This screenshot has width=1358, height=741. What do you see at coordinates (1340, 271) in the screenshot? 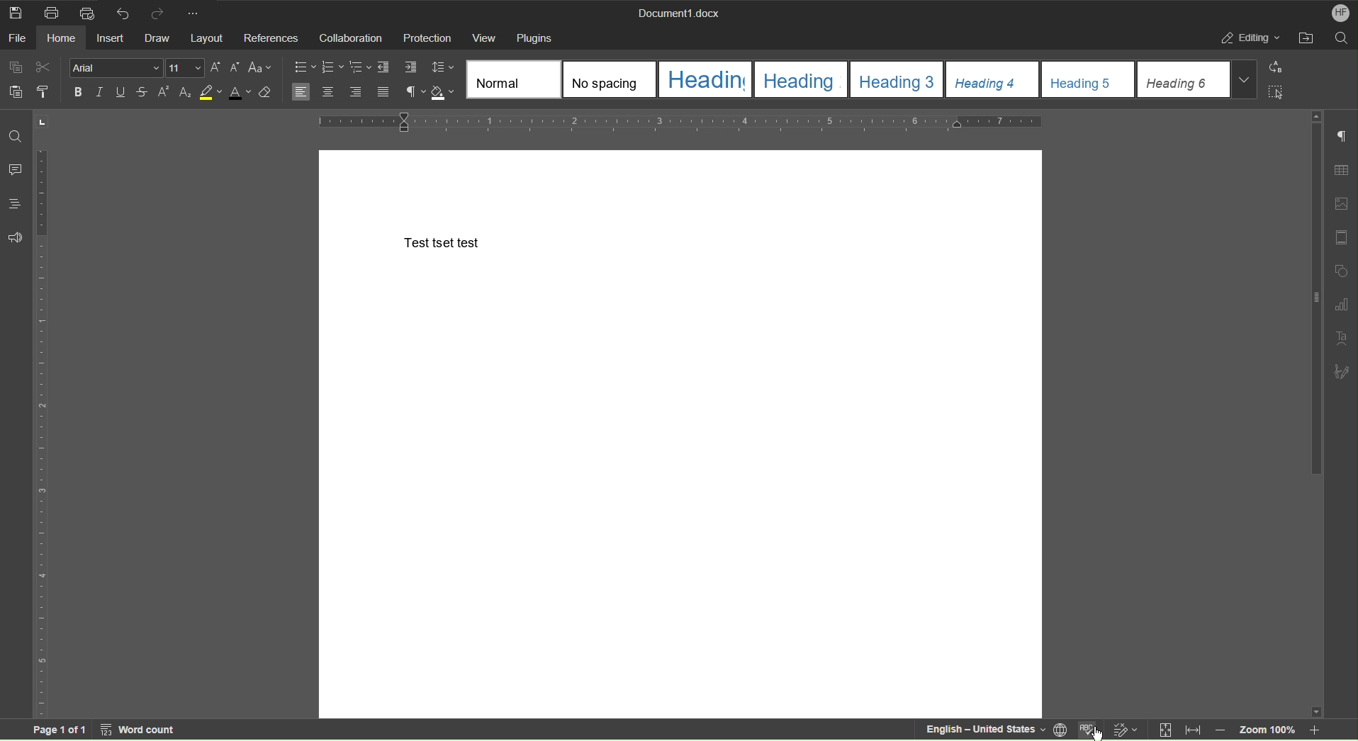
I see `Shape Settings` at bounding box center [1340, 271].